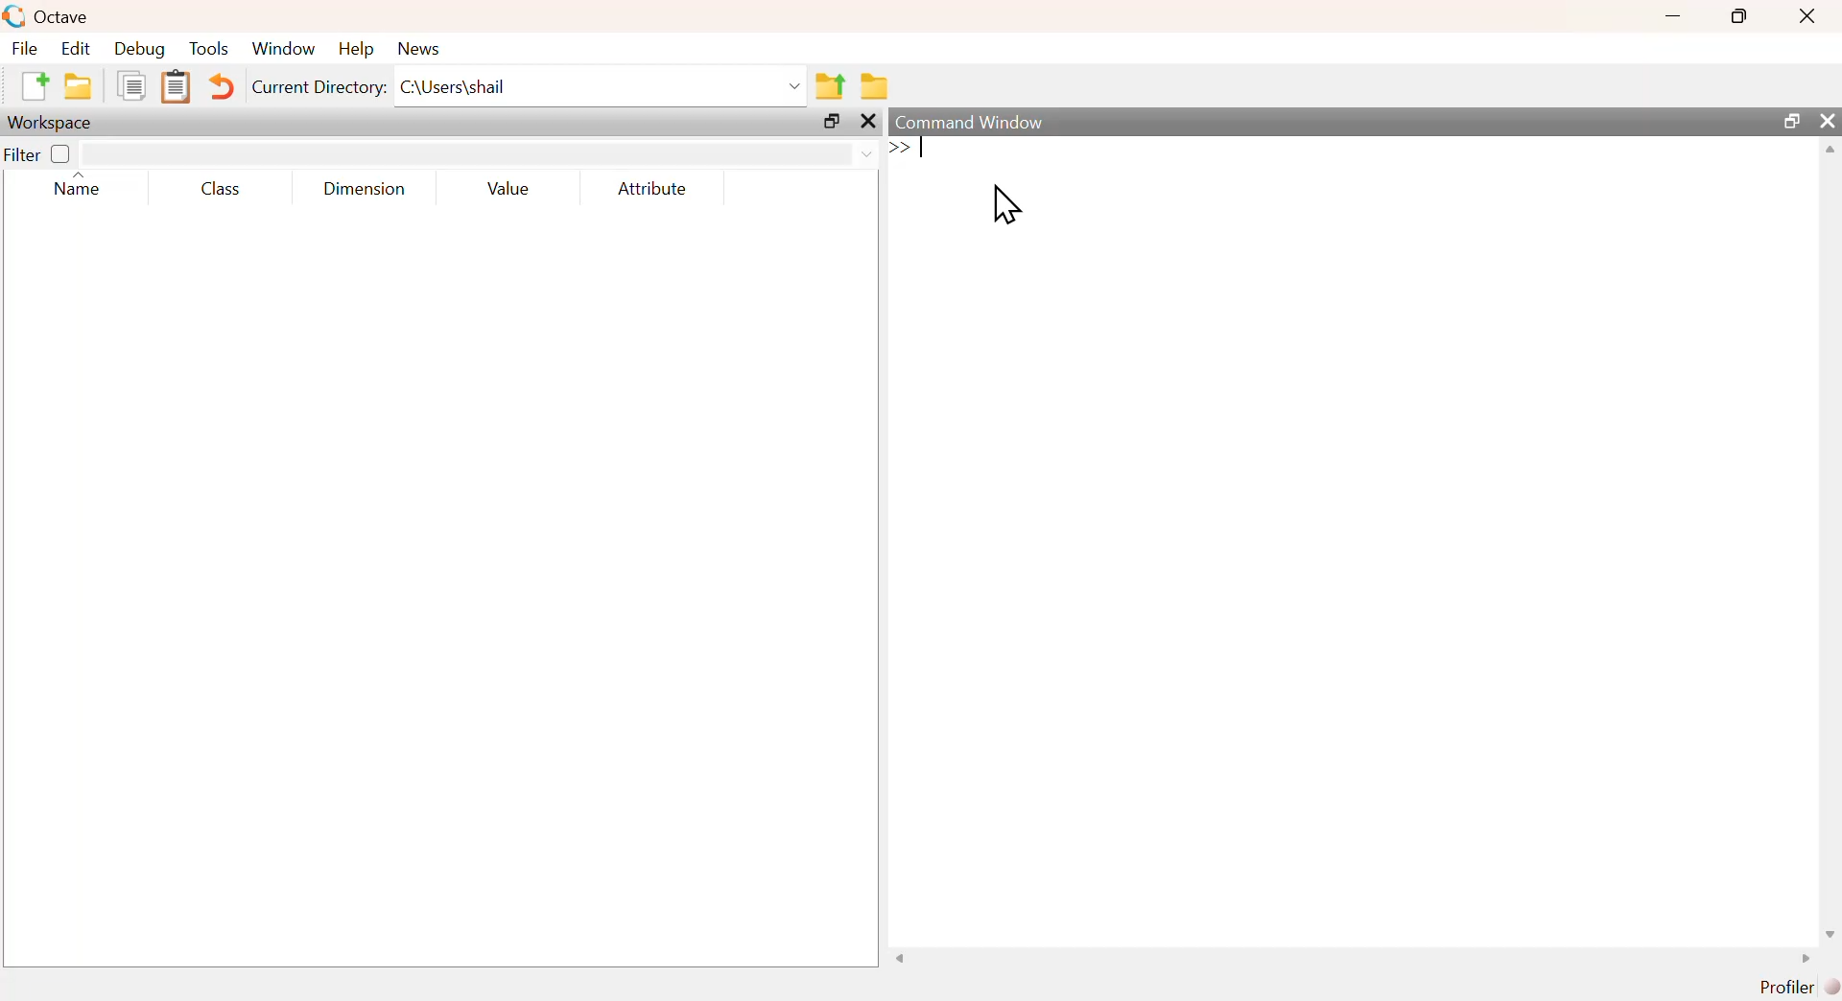 The width and height of the screenshot is (1842, 1001). What do you see at coordinates (78, 85) in the screenshot?
I see `open an existing file in editor` at bounding box center [78, 85].